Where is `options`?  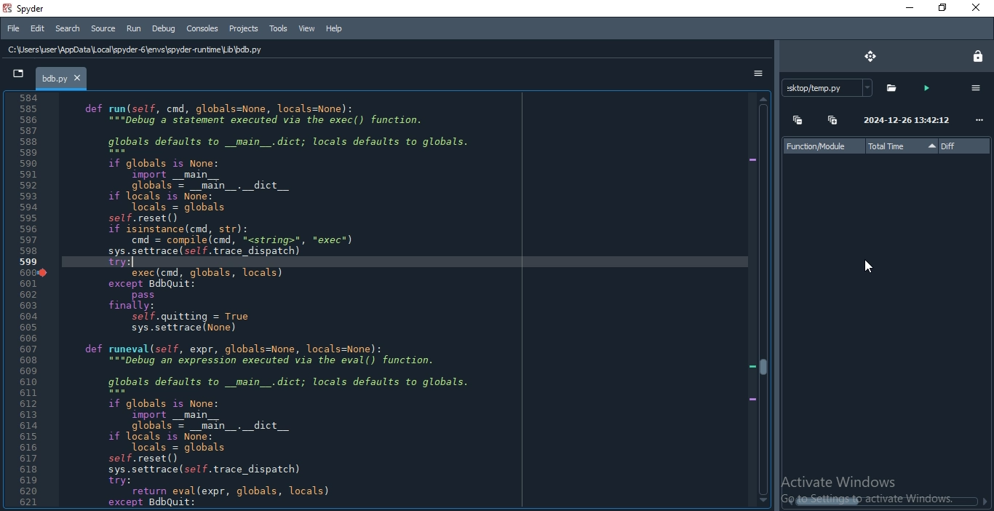 options is located at coordinates (977, 90).